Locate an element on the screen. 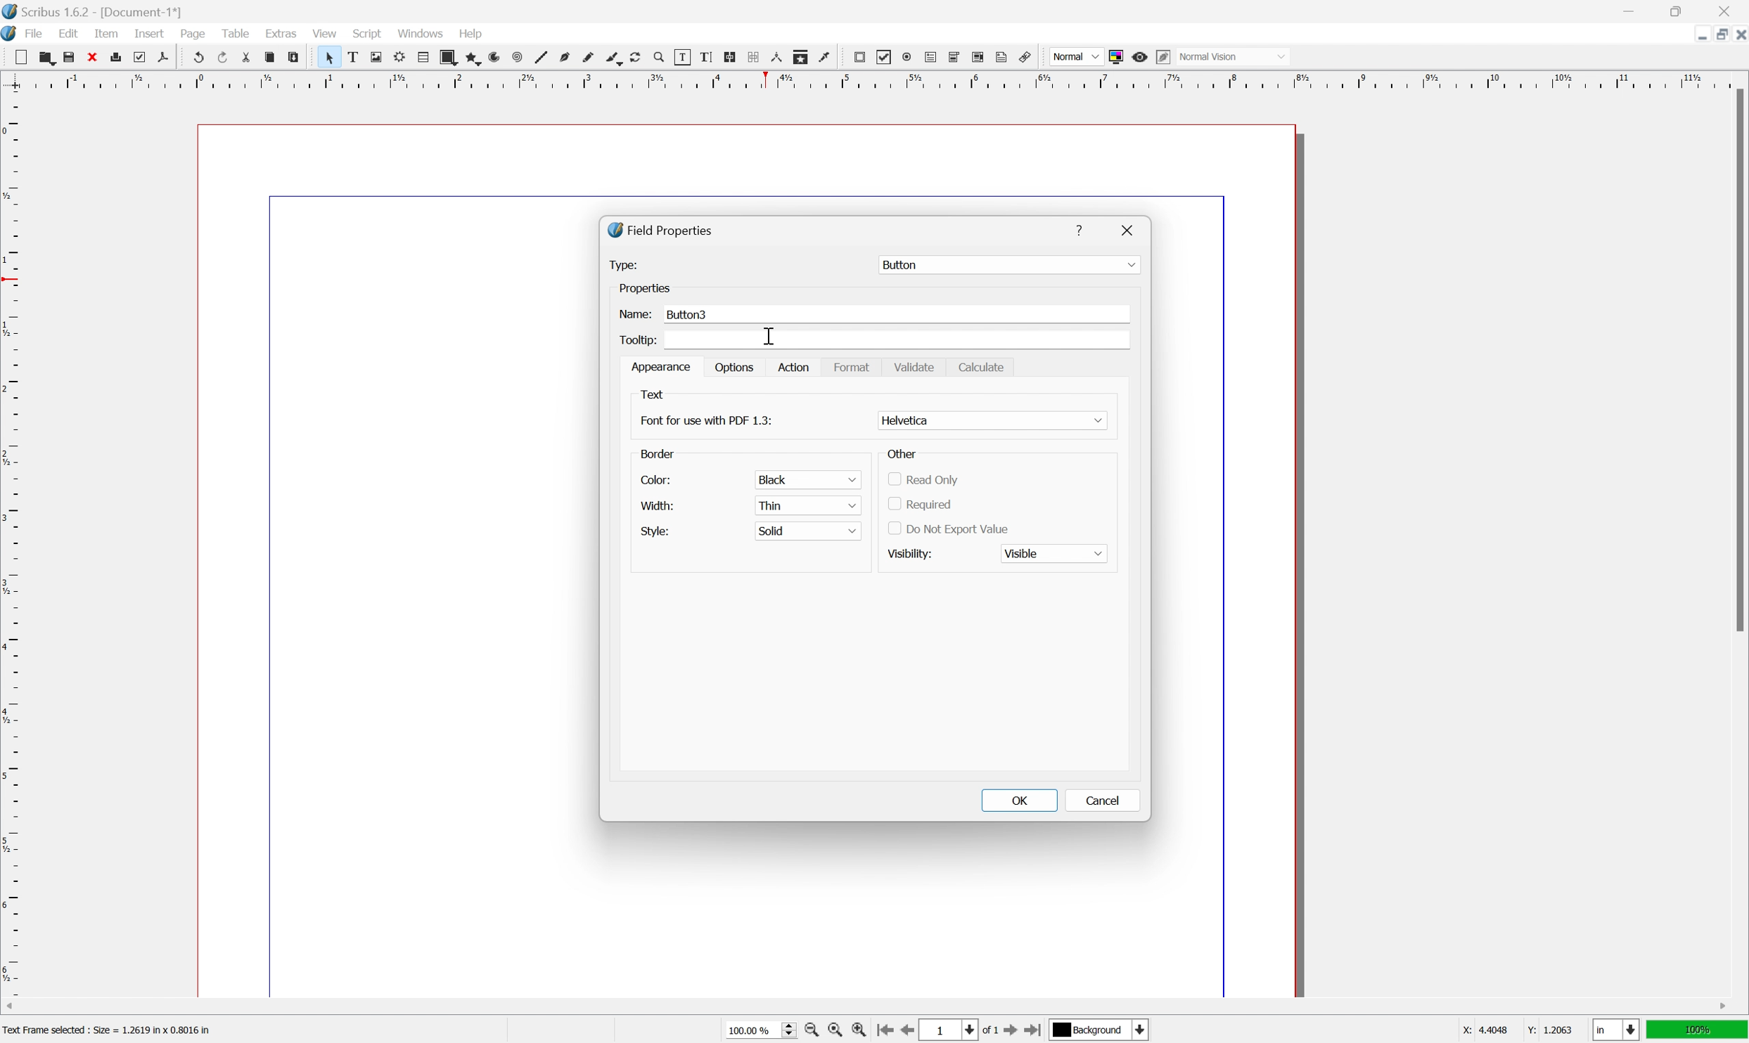 This screenshot has height=1043, width=1749. redo is located at coordinates (225, 57).